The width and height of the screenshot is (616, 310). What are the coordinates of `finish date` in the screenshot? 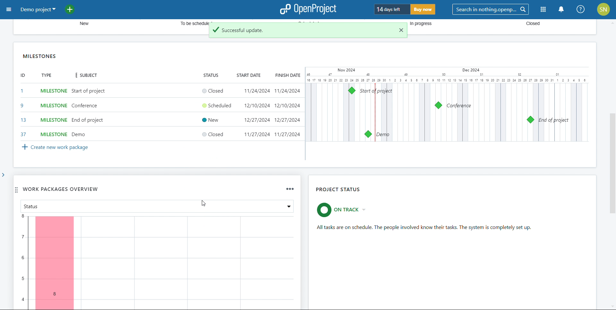 It's located at (287, 75).